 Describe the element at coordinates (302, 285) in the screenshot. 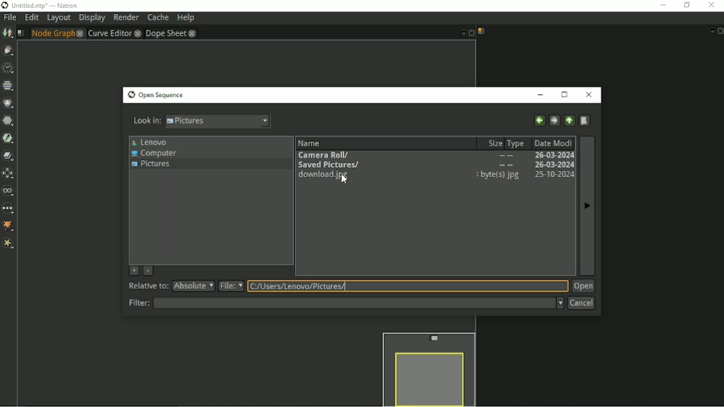

I see `L
C/Users/Lenovo/Pictures/` at that location.